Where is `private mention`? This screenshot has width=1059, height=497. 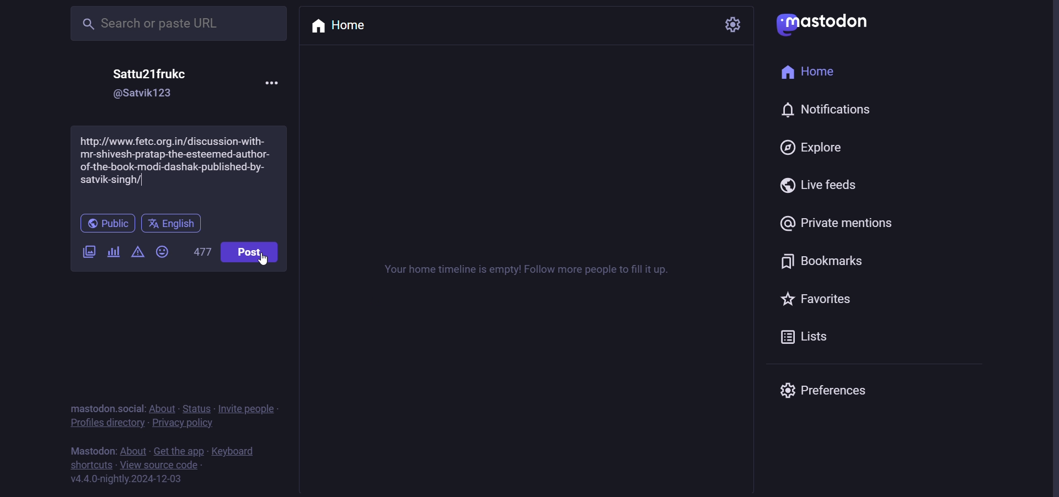 private mention is located at coordinates (837, 222).